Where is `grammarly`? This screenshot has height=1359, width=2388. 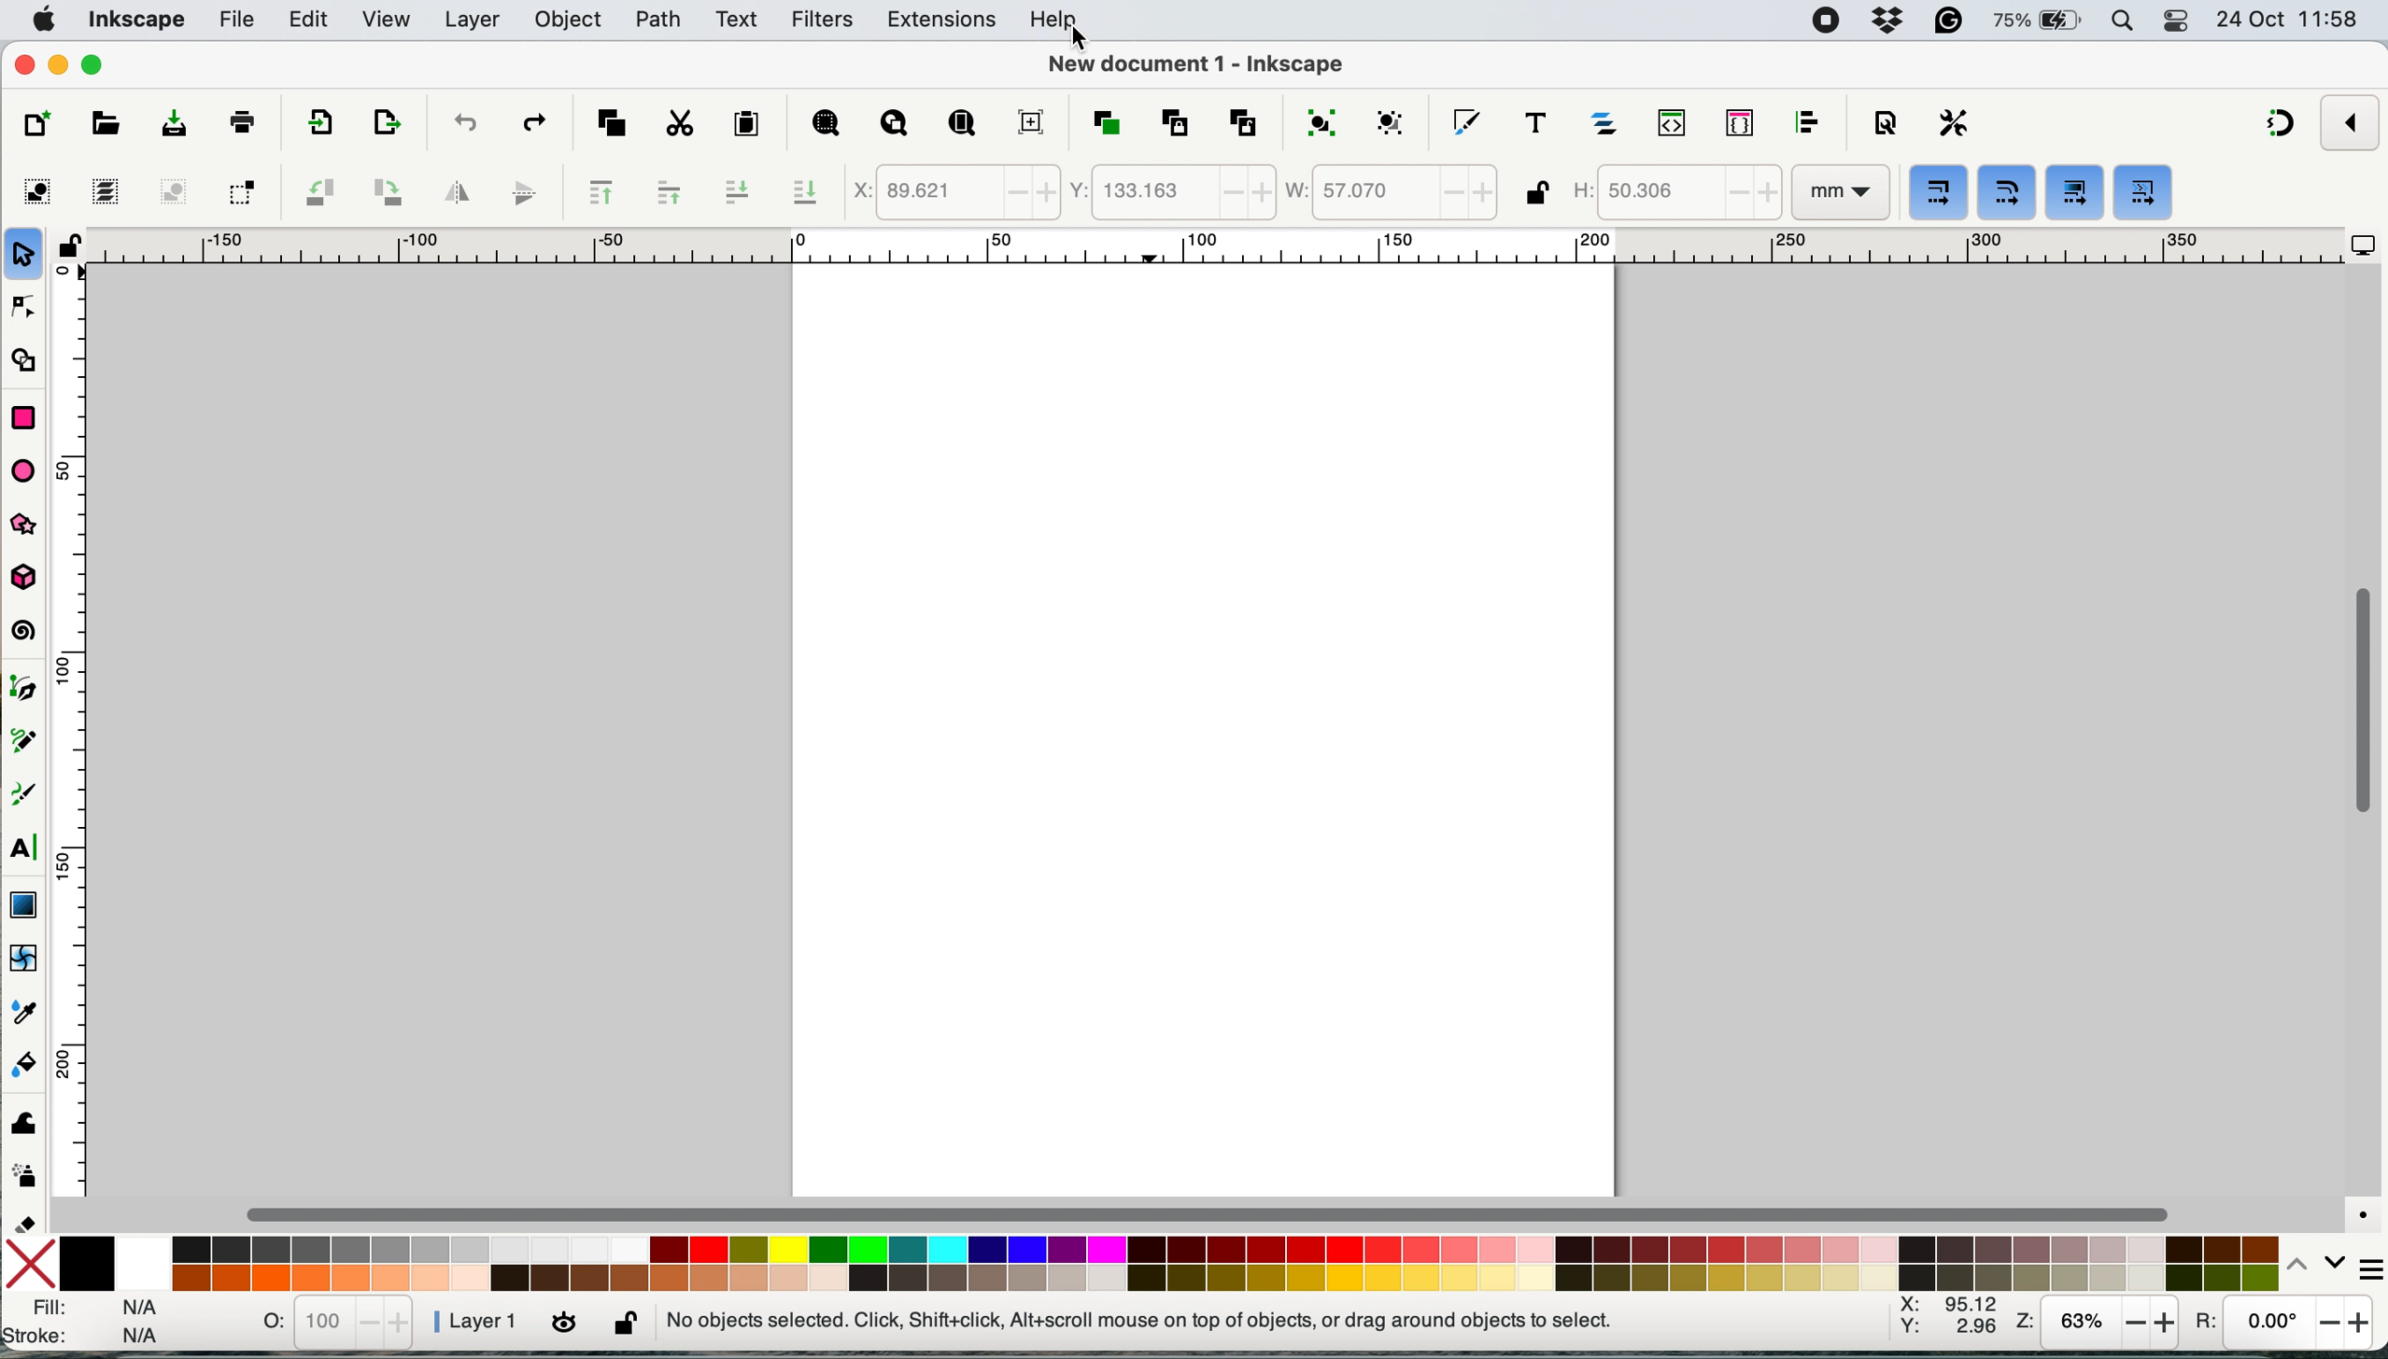
grammarly is located at coordinates (1945, 21).